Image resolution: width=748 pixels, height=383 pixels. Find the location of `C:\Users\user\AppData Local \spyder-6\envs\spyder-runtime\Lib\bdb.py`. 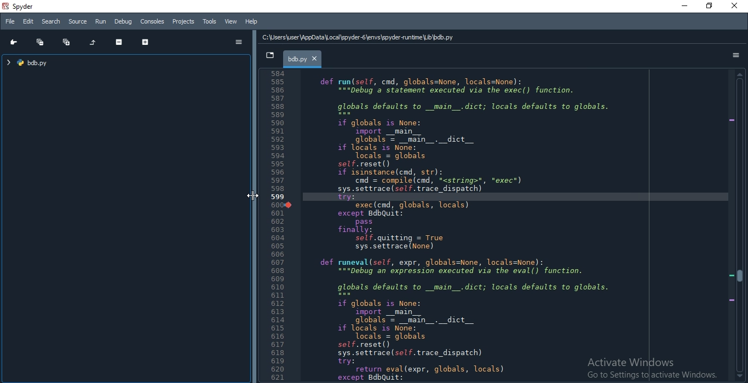

C:\Users\user\AppData Local \spyder-6\envs\spyder-runtime\Lib\bdb.py is located at coordinates (358, 37).